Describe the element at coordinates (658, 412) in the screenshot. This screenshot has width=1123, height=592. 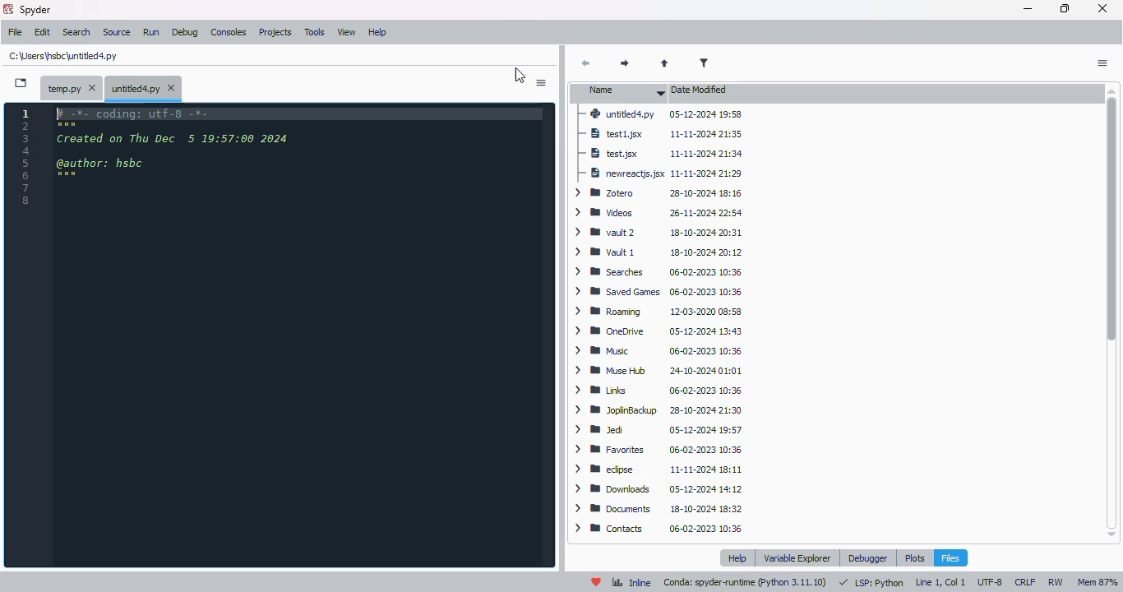
I see `Muse Hub` at that location.